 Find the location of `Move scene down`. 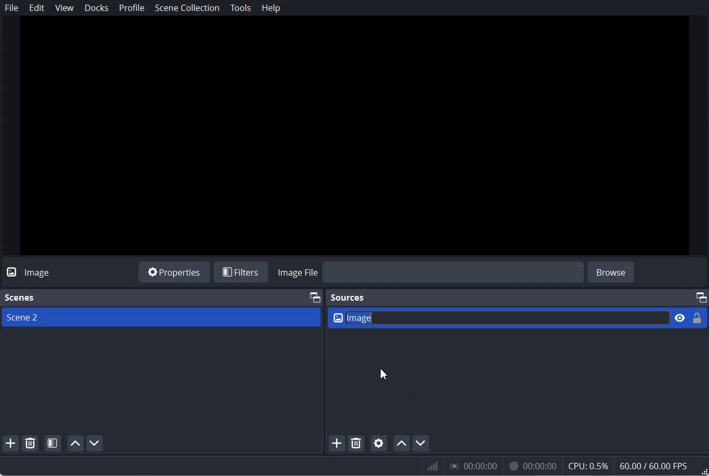

Move scene down is located at coordinates (95, 443).